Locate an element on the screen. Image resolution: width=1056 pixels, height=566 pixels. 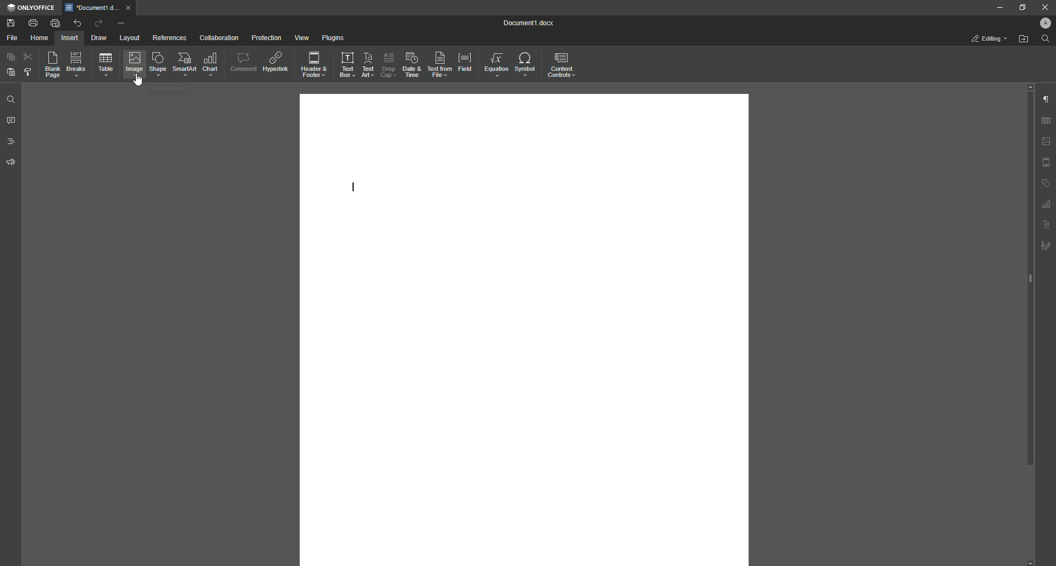
Text Art is located at coordinates (365, 64).